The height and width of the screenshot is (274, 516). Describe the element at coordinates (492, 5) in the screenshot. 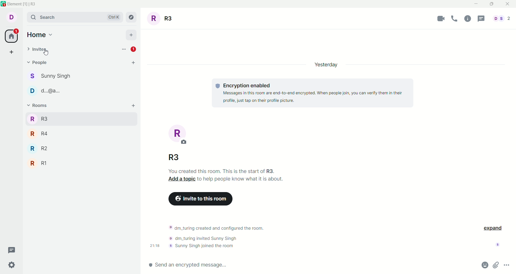

I see `maximize` at that location.